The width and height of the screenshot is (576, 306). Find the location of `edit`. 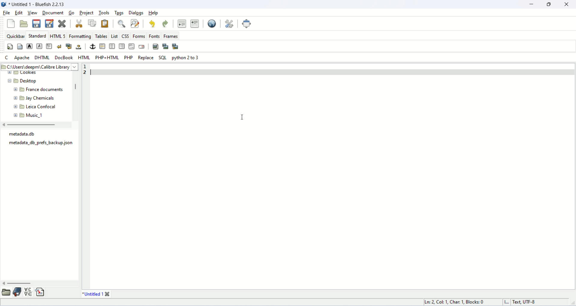

edit is located at coordinates (18, 13).